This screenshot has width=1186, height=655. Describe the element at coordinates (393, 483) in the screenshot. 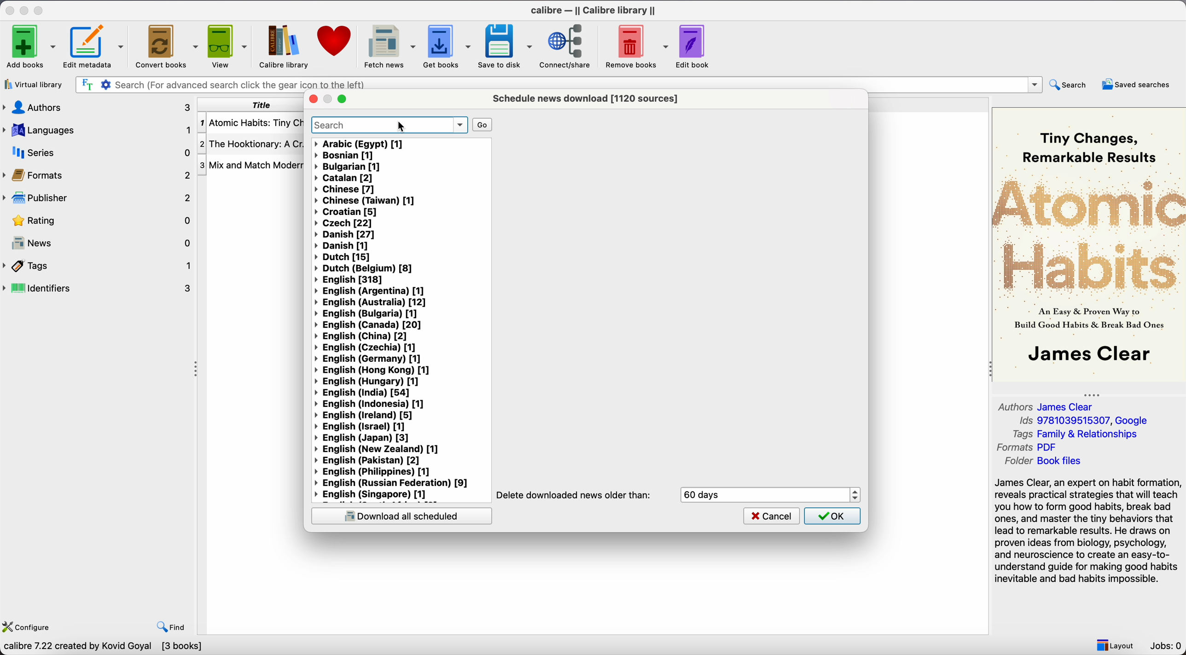

I see `English (Russian Federation) [9]` at that location.